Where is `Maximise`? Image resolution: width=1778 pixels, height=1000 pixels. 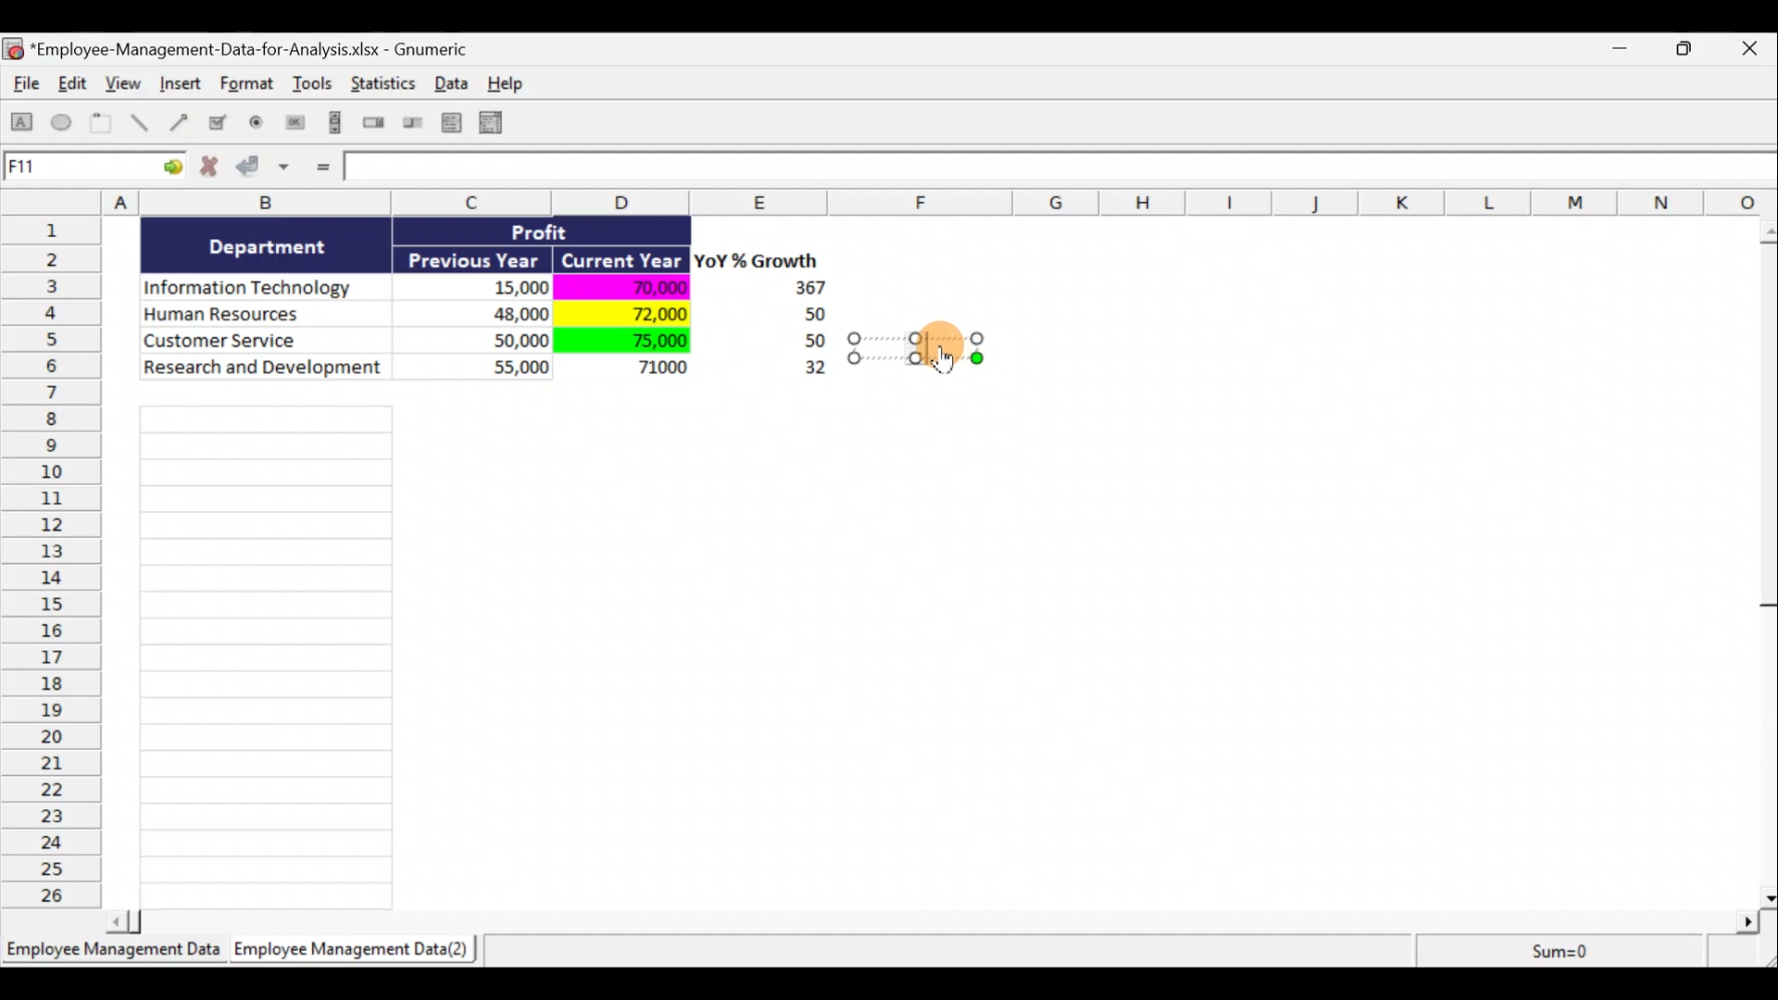 Maximise is located at coordinates (1694, 46).